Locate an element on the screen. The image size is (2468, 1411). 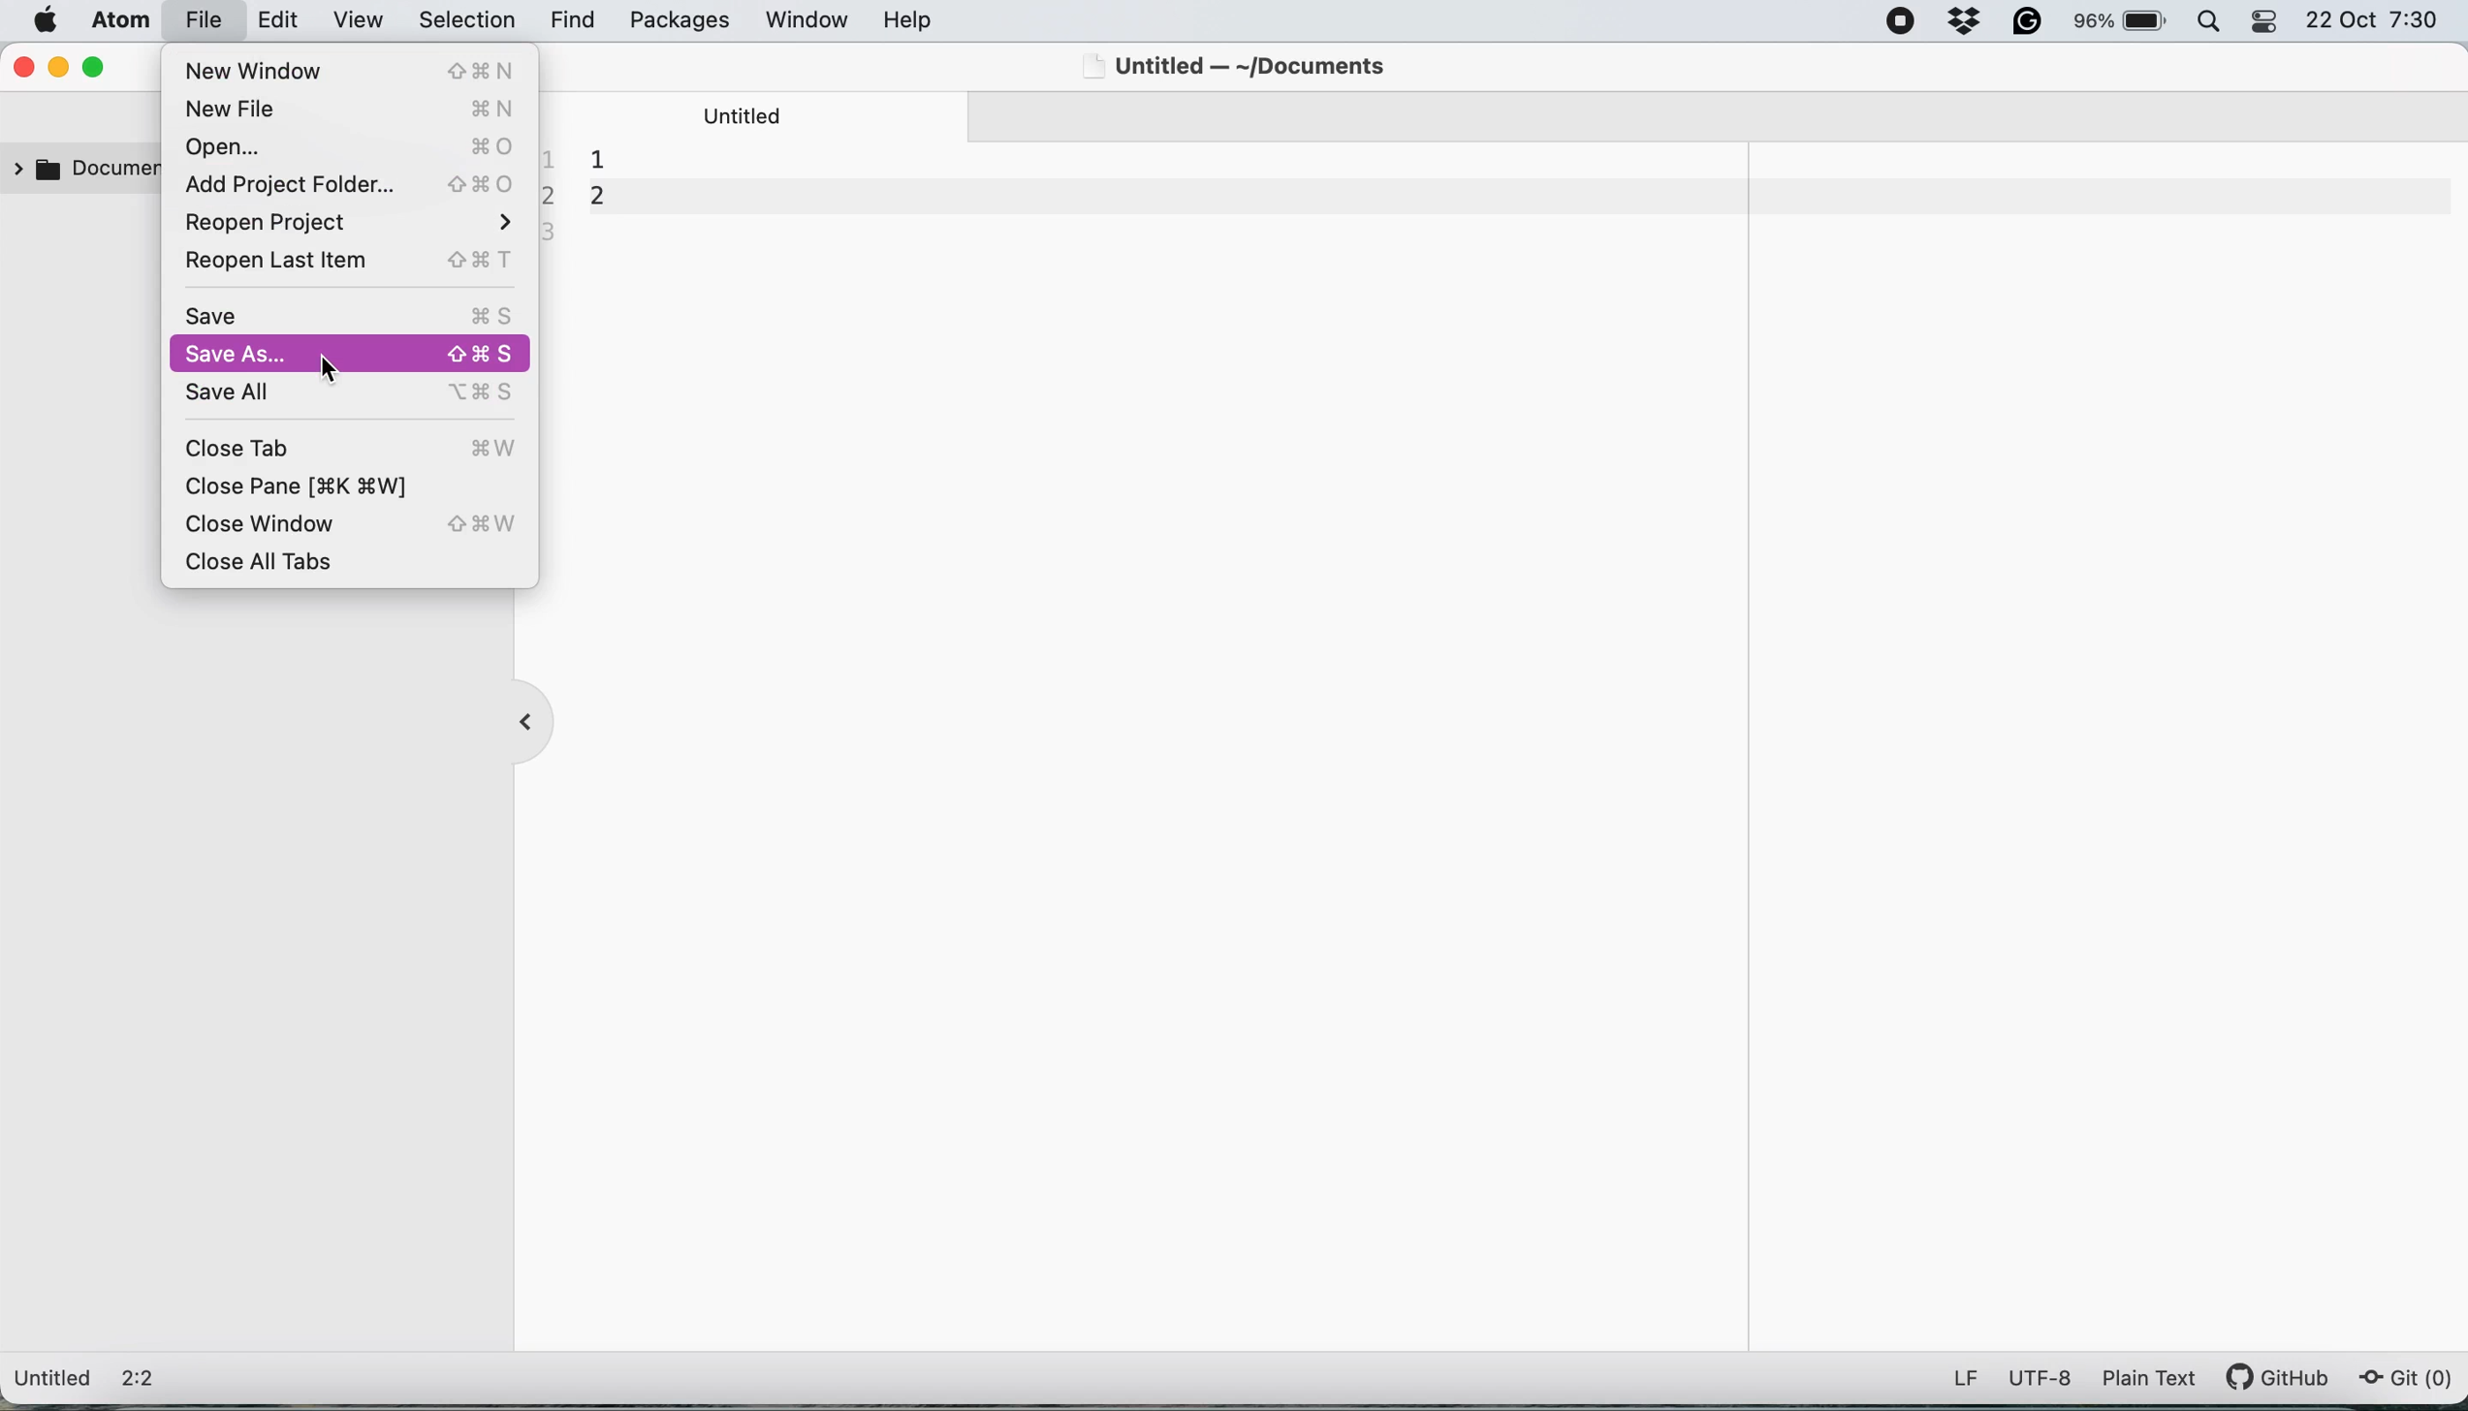
battery is located at coordinates (2115, 22).